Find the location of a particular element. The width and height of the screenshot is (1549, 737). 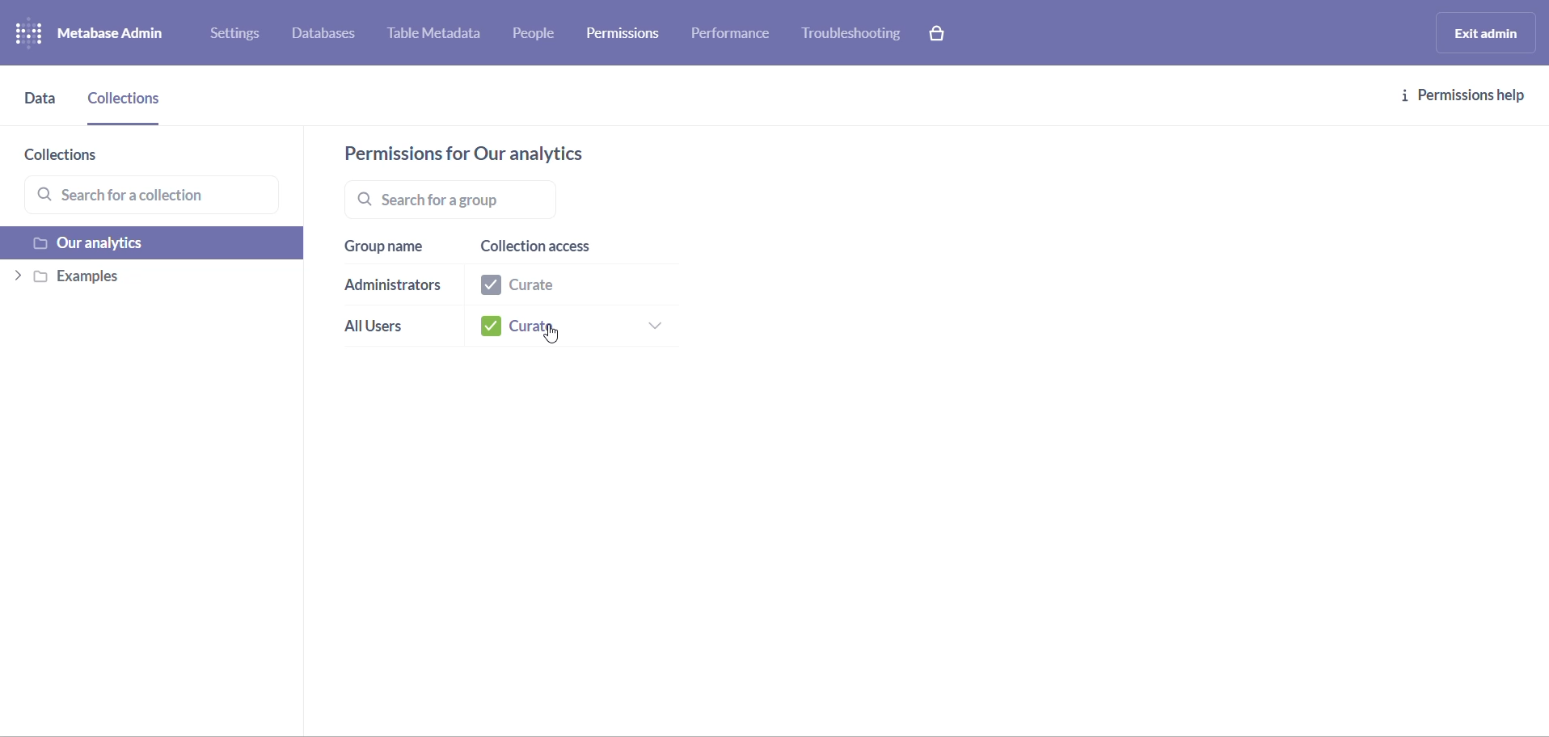

administrators group is located at coordinates (394, 288).